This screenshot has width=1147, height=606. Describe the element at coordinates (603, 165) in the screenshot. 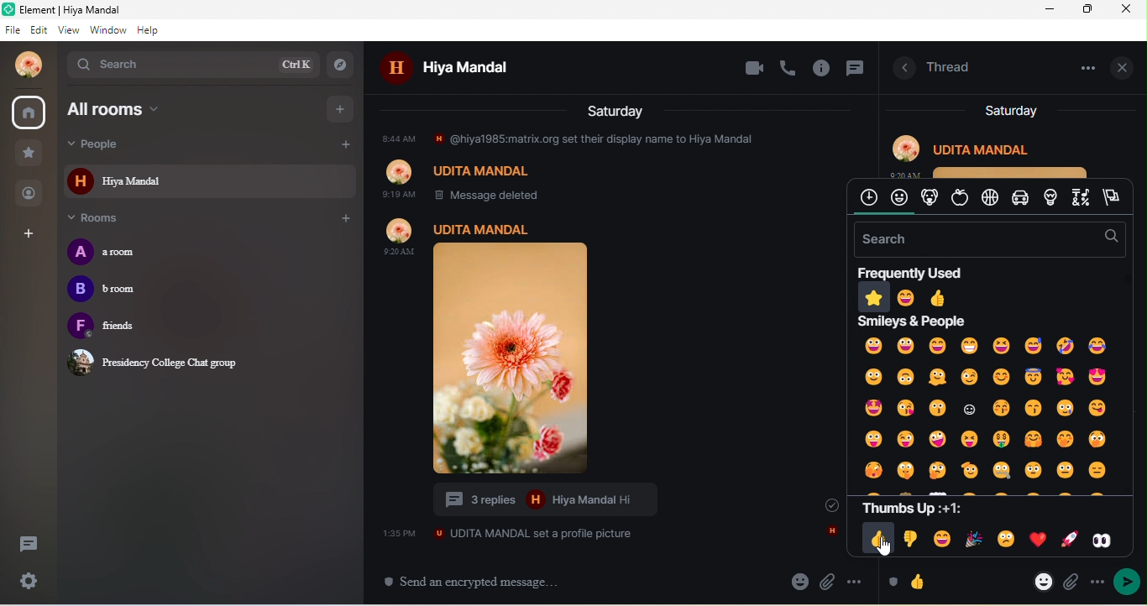

I see `older message` at that location.